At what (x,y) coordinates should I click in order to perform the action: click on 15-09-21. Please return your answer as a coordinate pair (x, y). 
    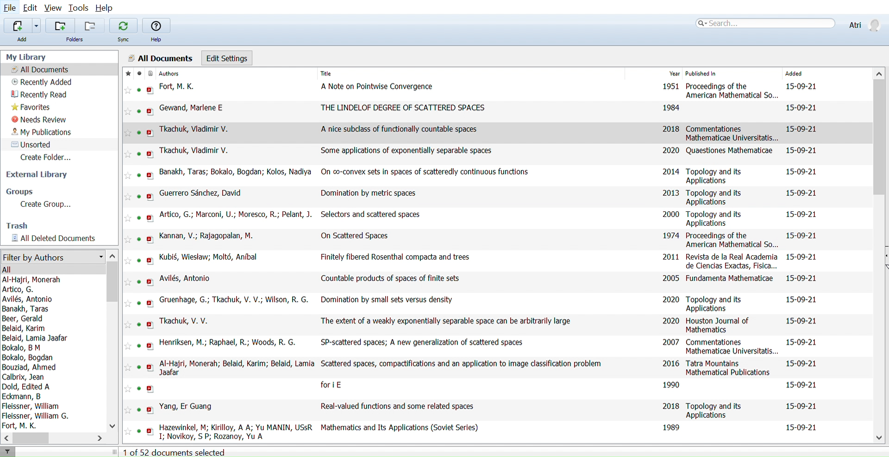
    Looking at the image, I should click on (802, 385).